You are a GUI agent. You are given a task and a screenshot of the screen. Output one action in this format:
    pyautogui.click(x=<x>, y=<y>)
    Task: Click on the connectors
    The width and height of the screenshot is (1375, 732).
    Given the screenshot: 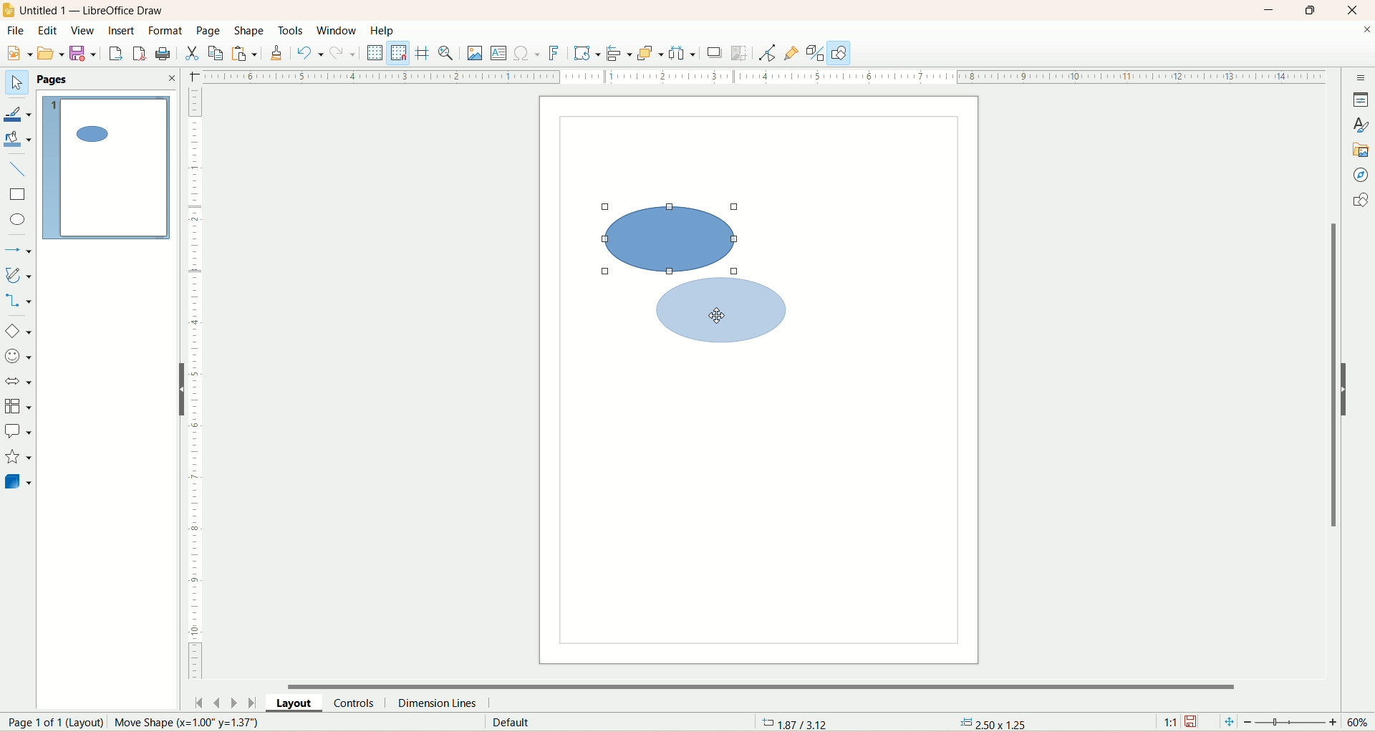 What is the action you would take?
    pyautogui.click(x=19, y=301)
    